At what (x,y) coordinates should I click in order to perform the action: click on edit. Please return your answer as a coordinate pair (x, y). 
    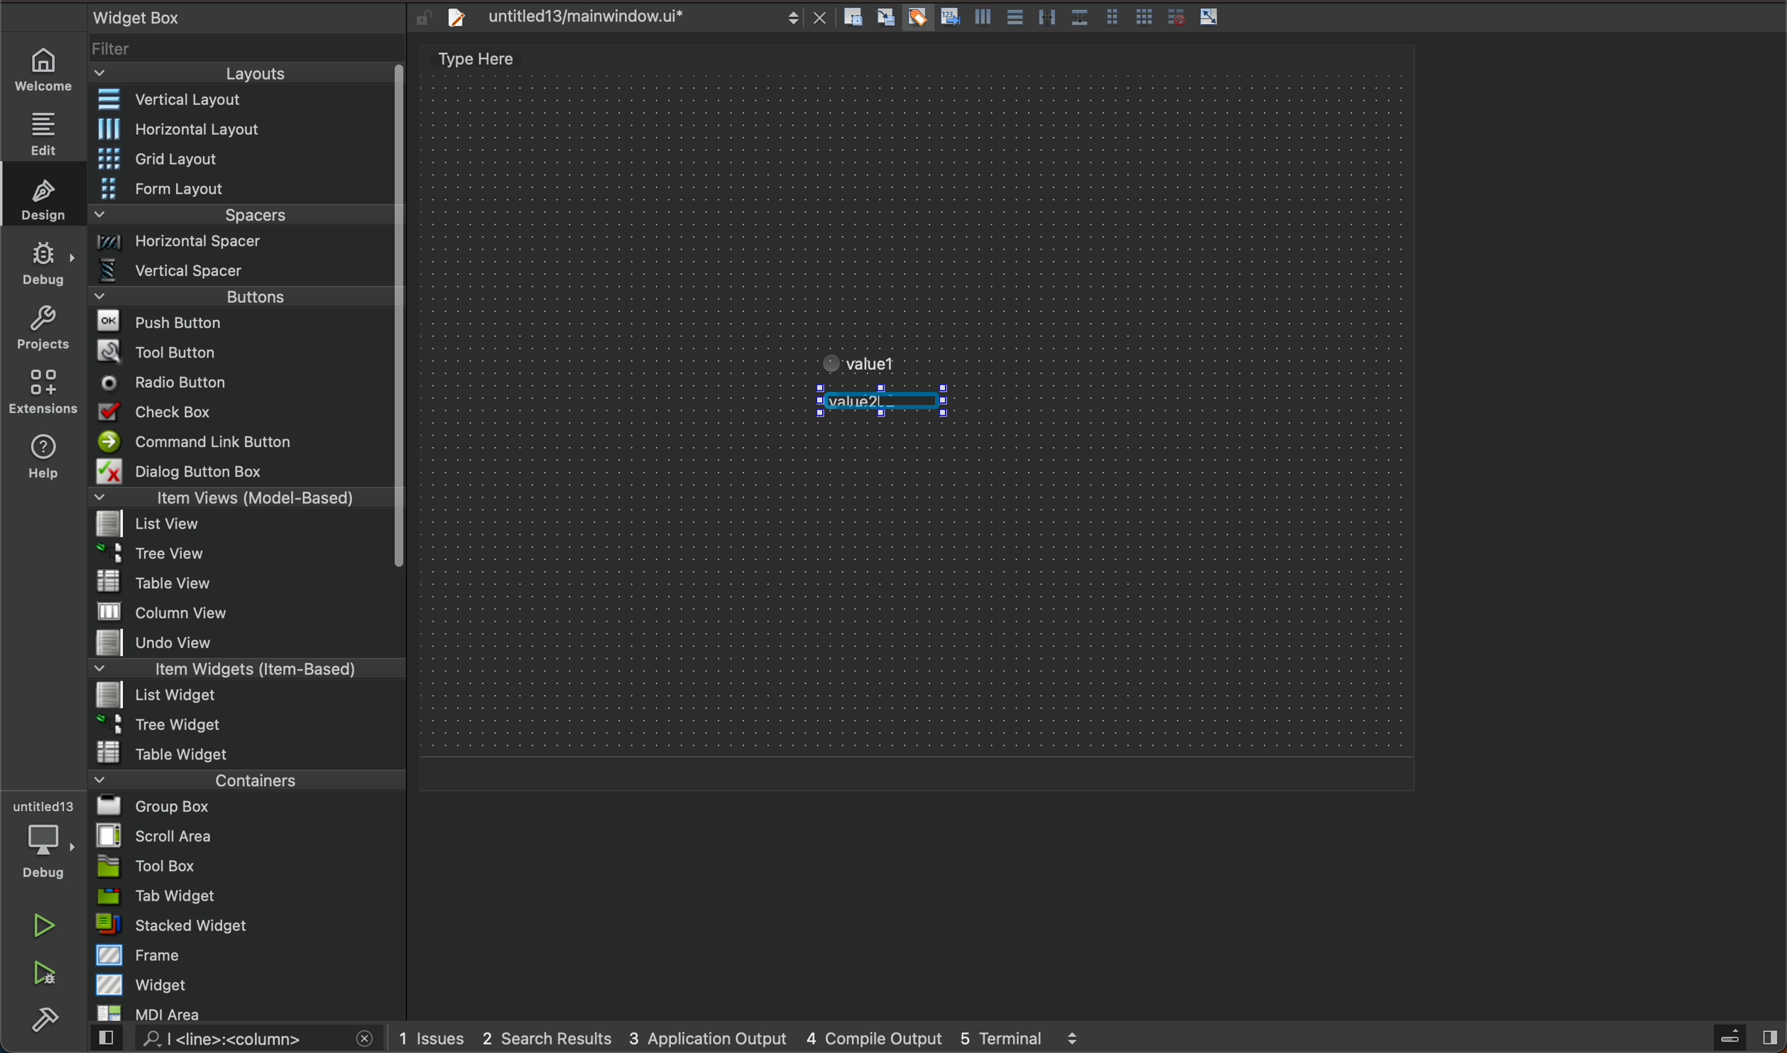
    Looking at the image, I should click on (50, 128).